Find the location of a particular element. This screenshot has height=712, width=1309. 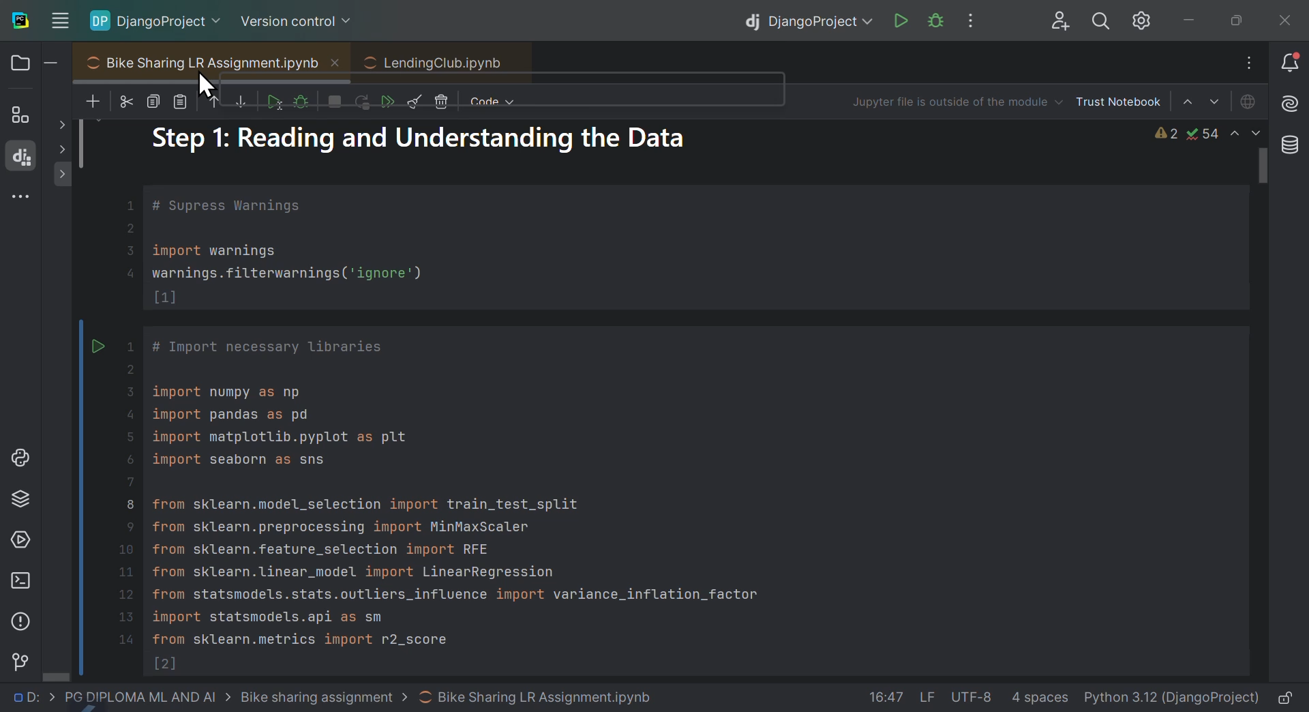

Services is located at coordinates (20, 543).